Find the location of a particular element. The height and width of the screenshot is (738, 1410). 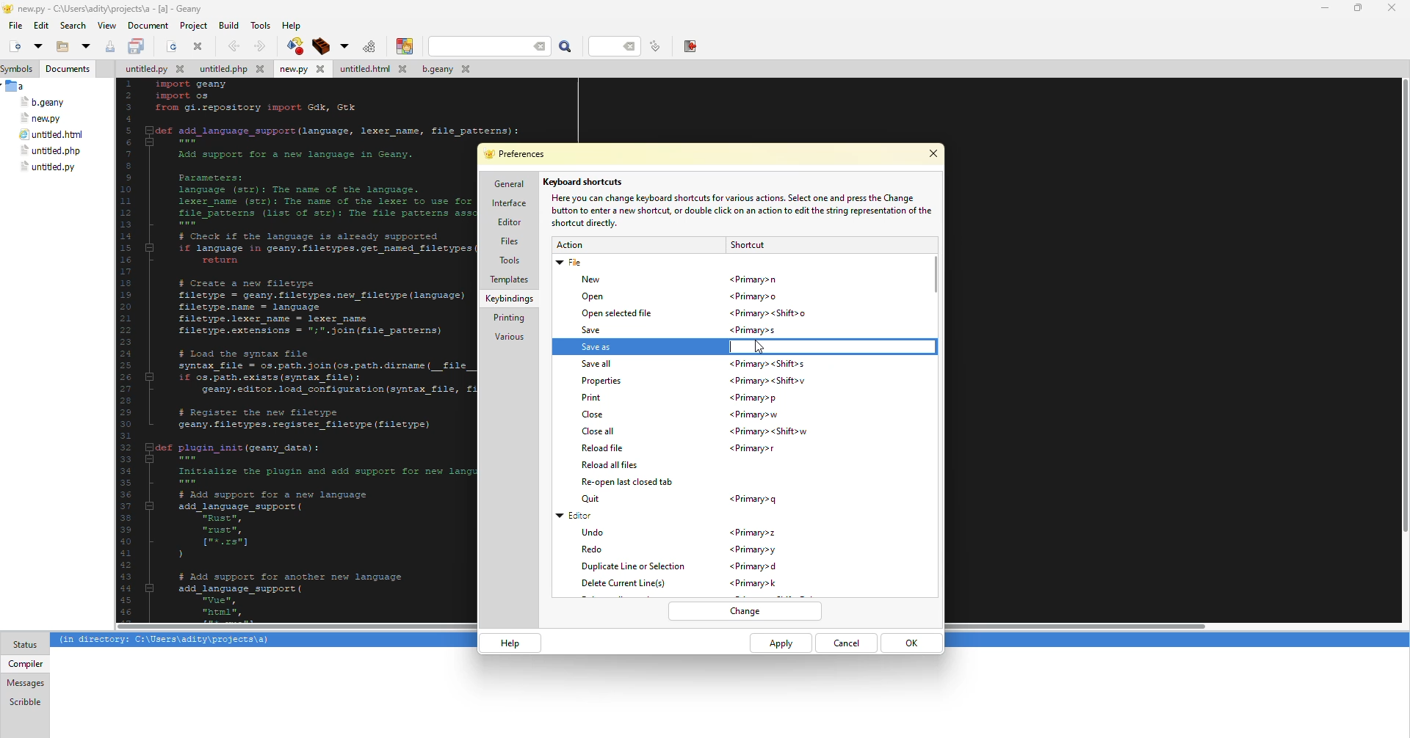

close is located at coordinates (1391, 8).